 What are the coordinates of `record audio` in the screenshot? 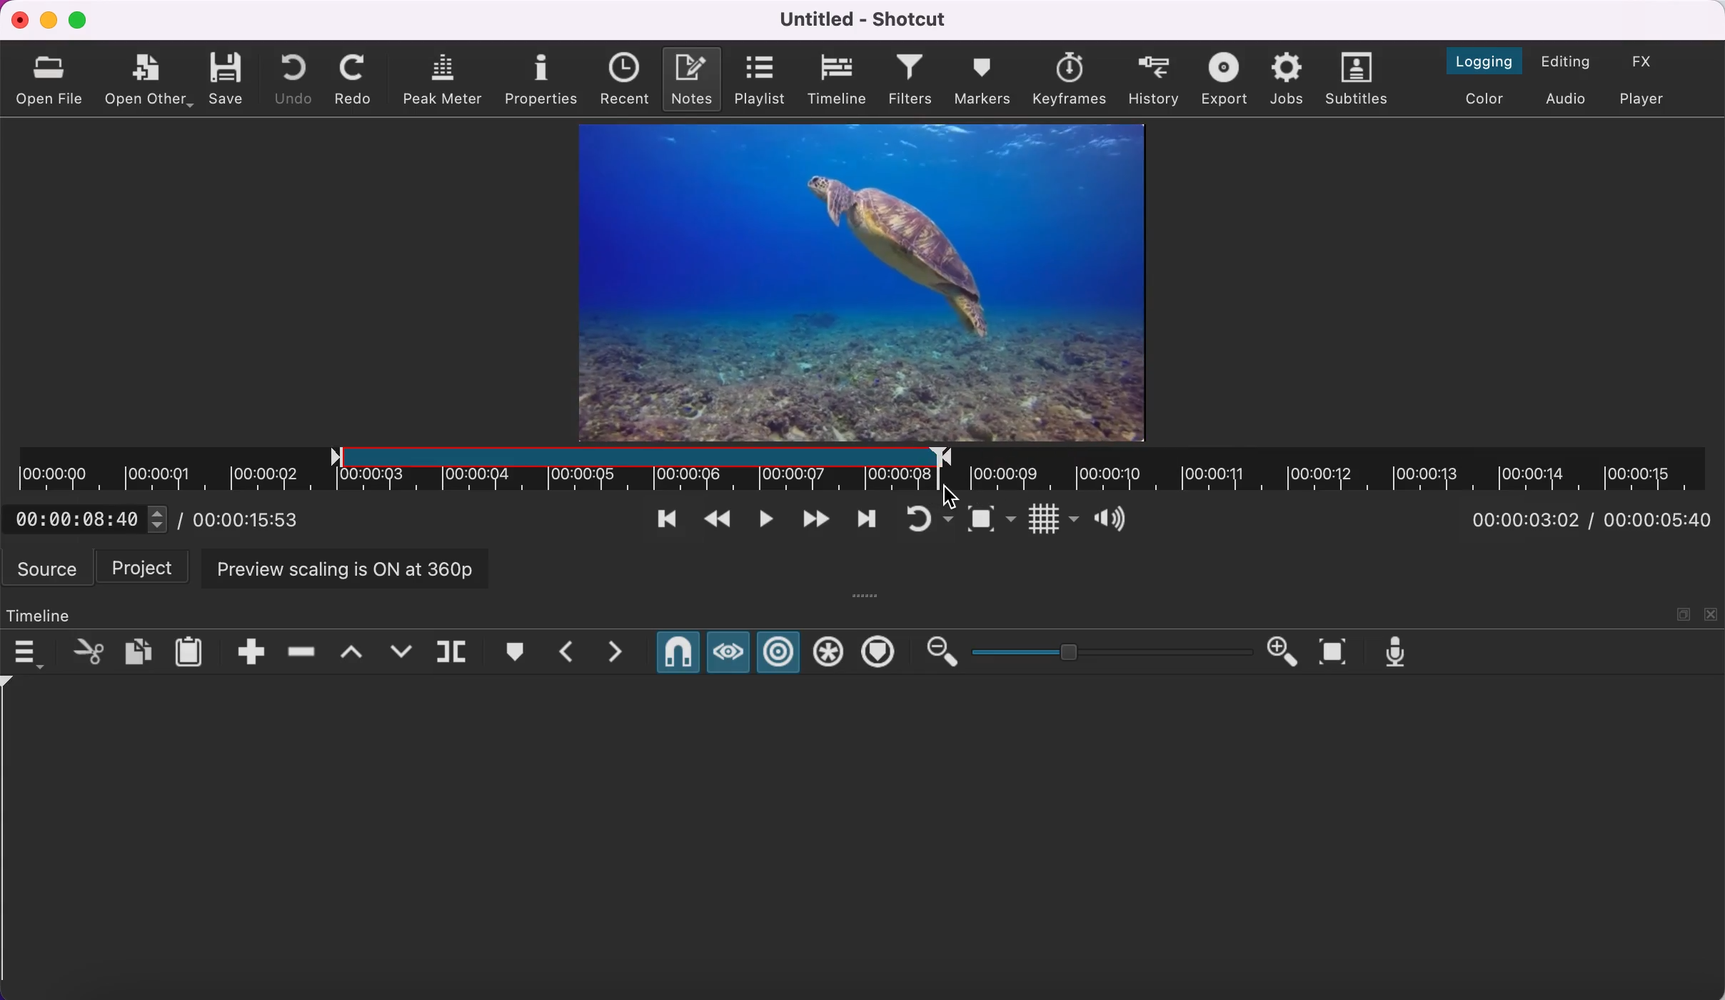 It's located at (1402, 654).